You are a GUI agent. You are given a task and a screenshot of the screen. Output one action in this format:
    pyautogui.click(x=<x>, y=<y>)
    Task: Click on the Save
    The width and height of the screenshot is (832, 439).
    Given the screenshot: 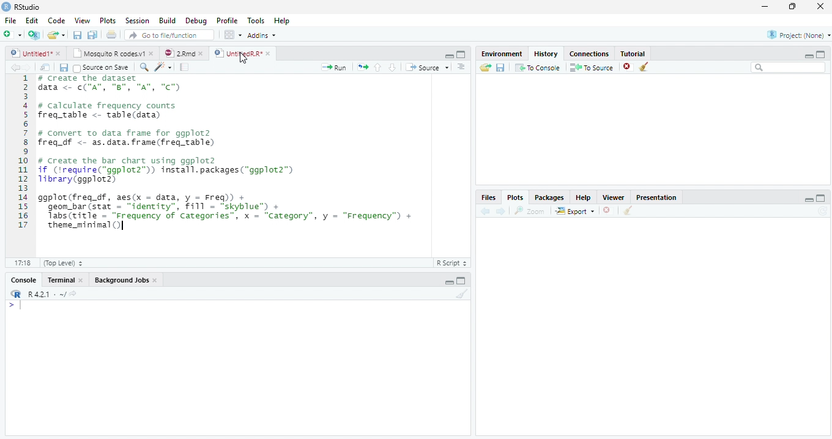 What is the action you would take?
    pyautogui.click(x=500, y=69)
    